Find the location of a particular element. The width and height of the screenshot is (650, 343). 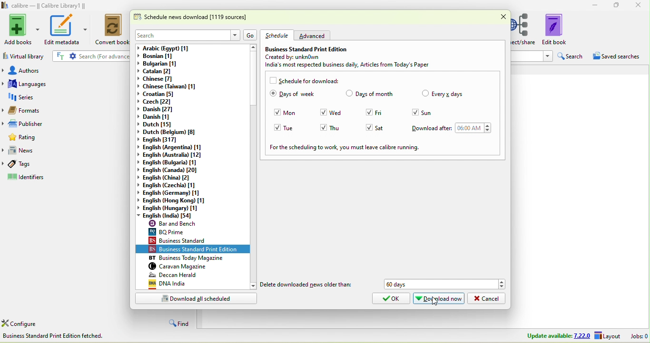

delete downloaded news older than is located at coordinates (307, 285).